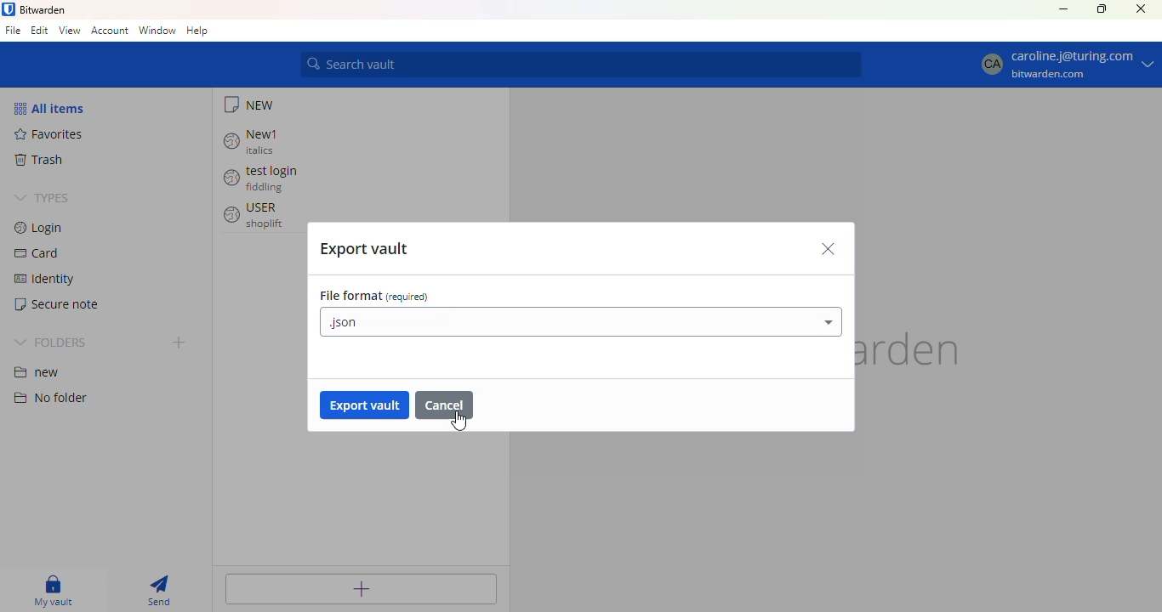 This screenshot has width=1162, height=612. I want to click on New1    italics, so click(253, 141).